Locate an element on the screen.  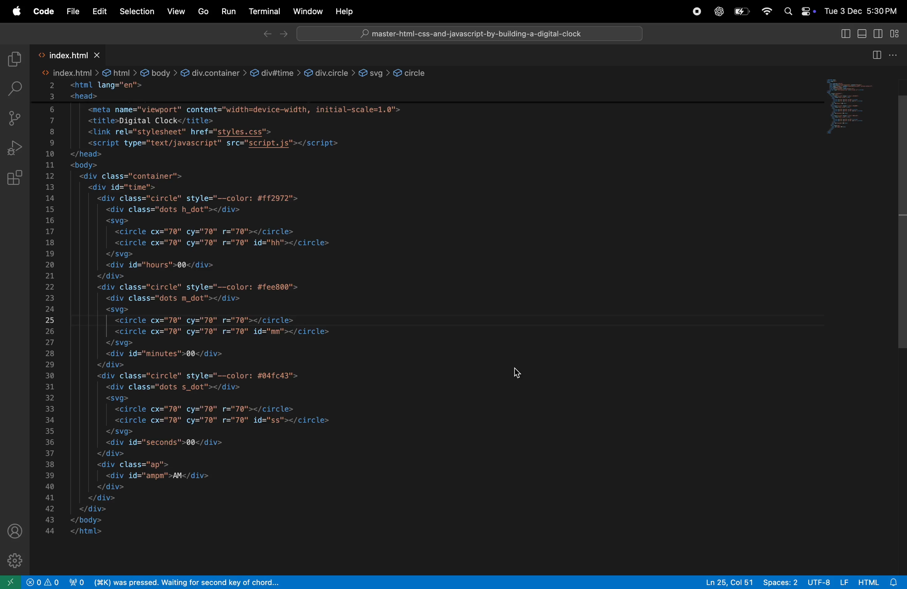
ln 25 col 51 is located at coordinates (729, 581).